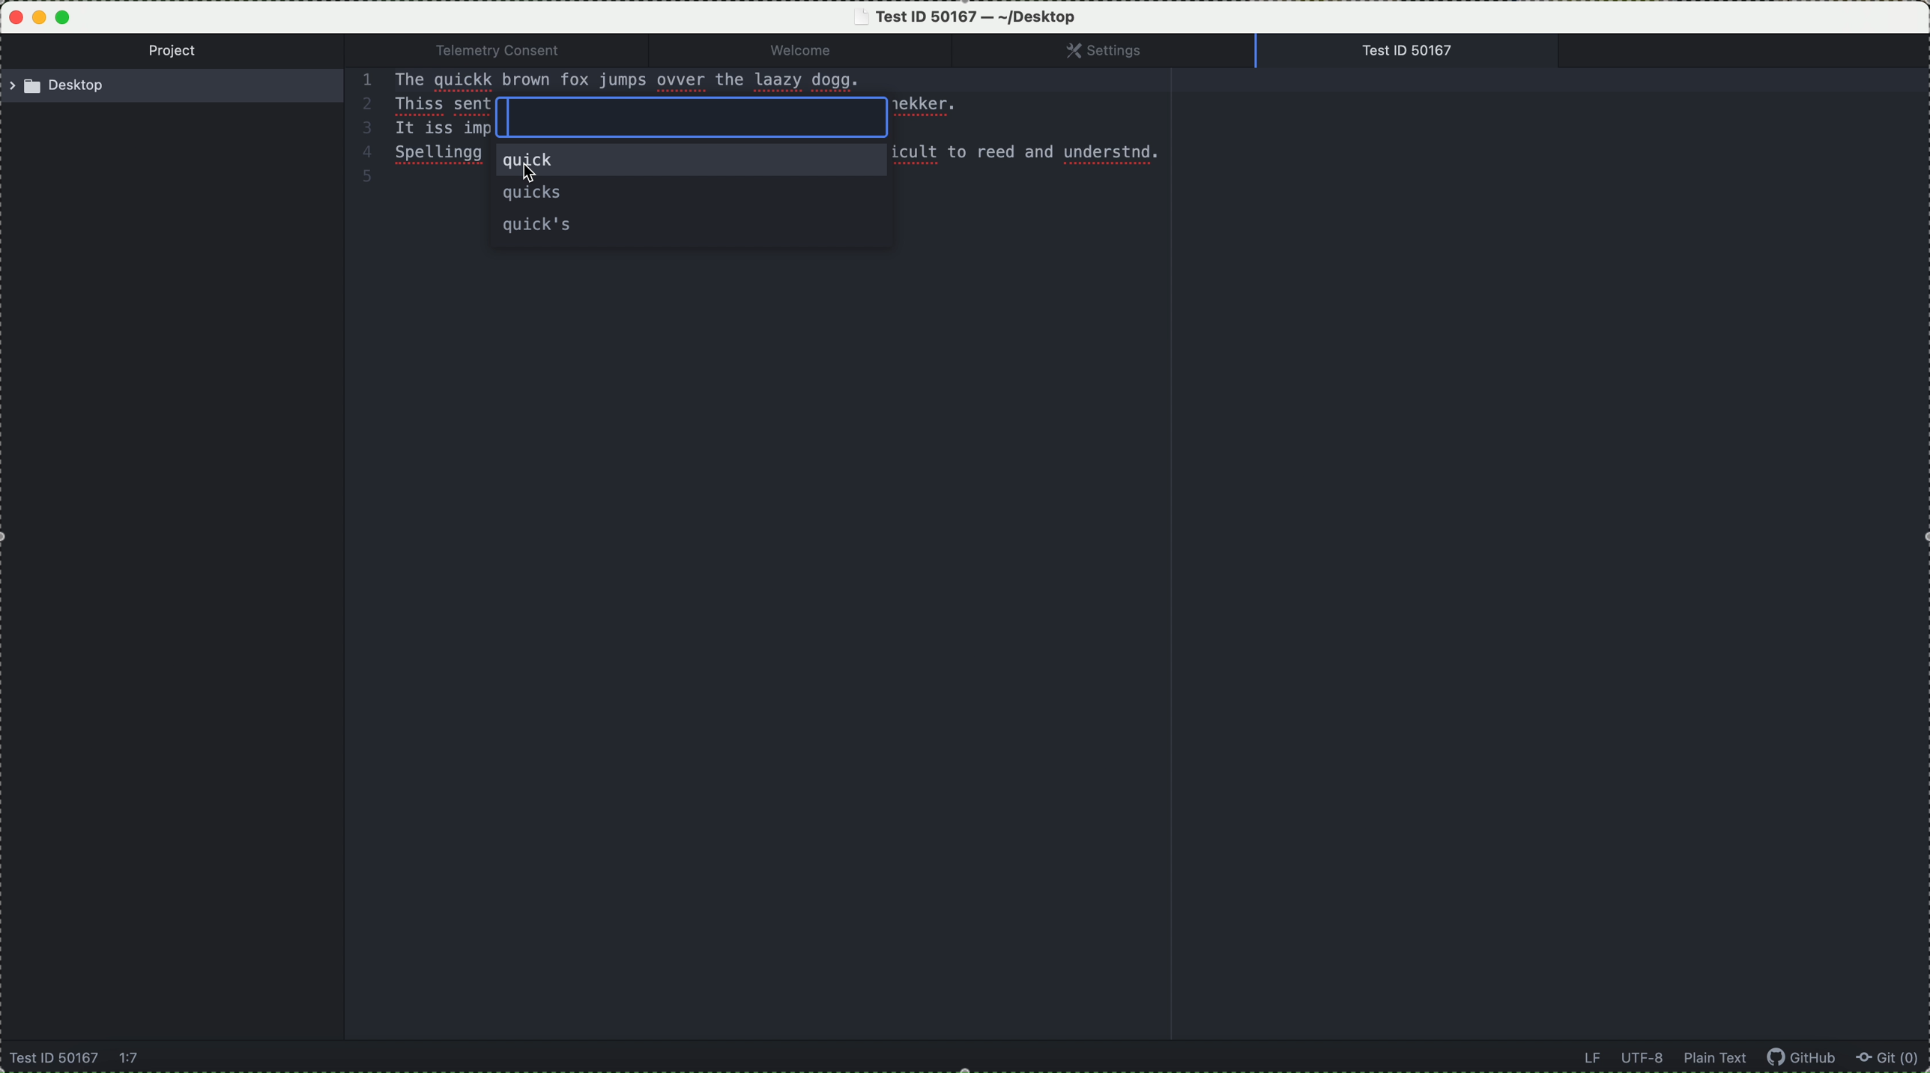  Describe the element at coordinates (1893, 1060) in the screenshot. I see `Git (0)` at that location.